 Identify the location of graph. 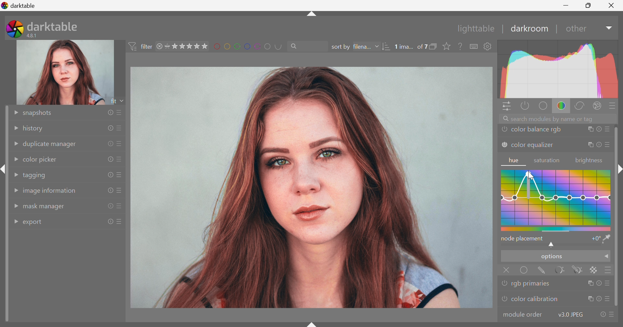
(558, 69).